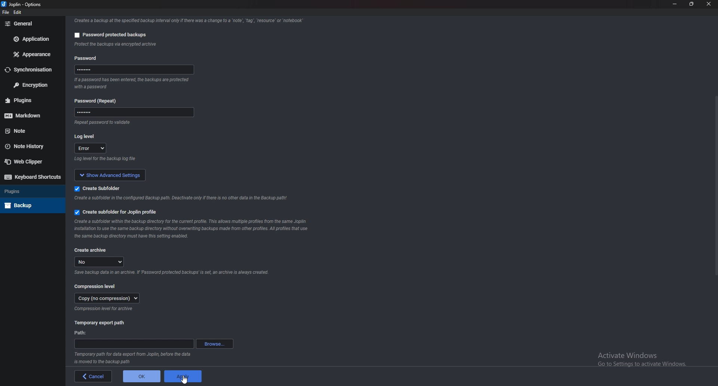 The width and height of the screenshot is (718, 386). What do you see at coordinates (182, 199) in the screenshot?
I see `info` at bounding box center [182, 199].